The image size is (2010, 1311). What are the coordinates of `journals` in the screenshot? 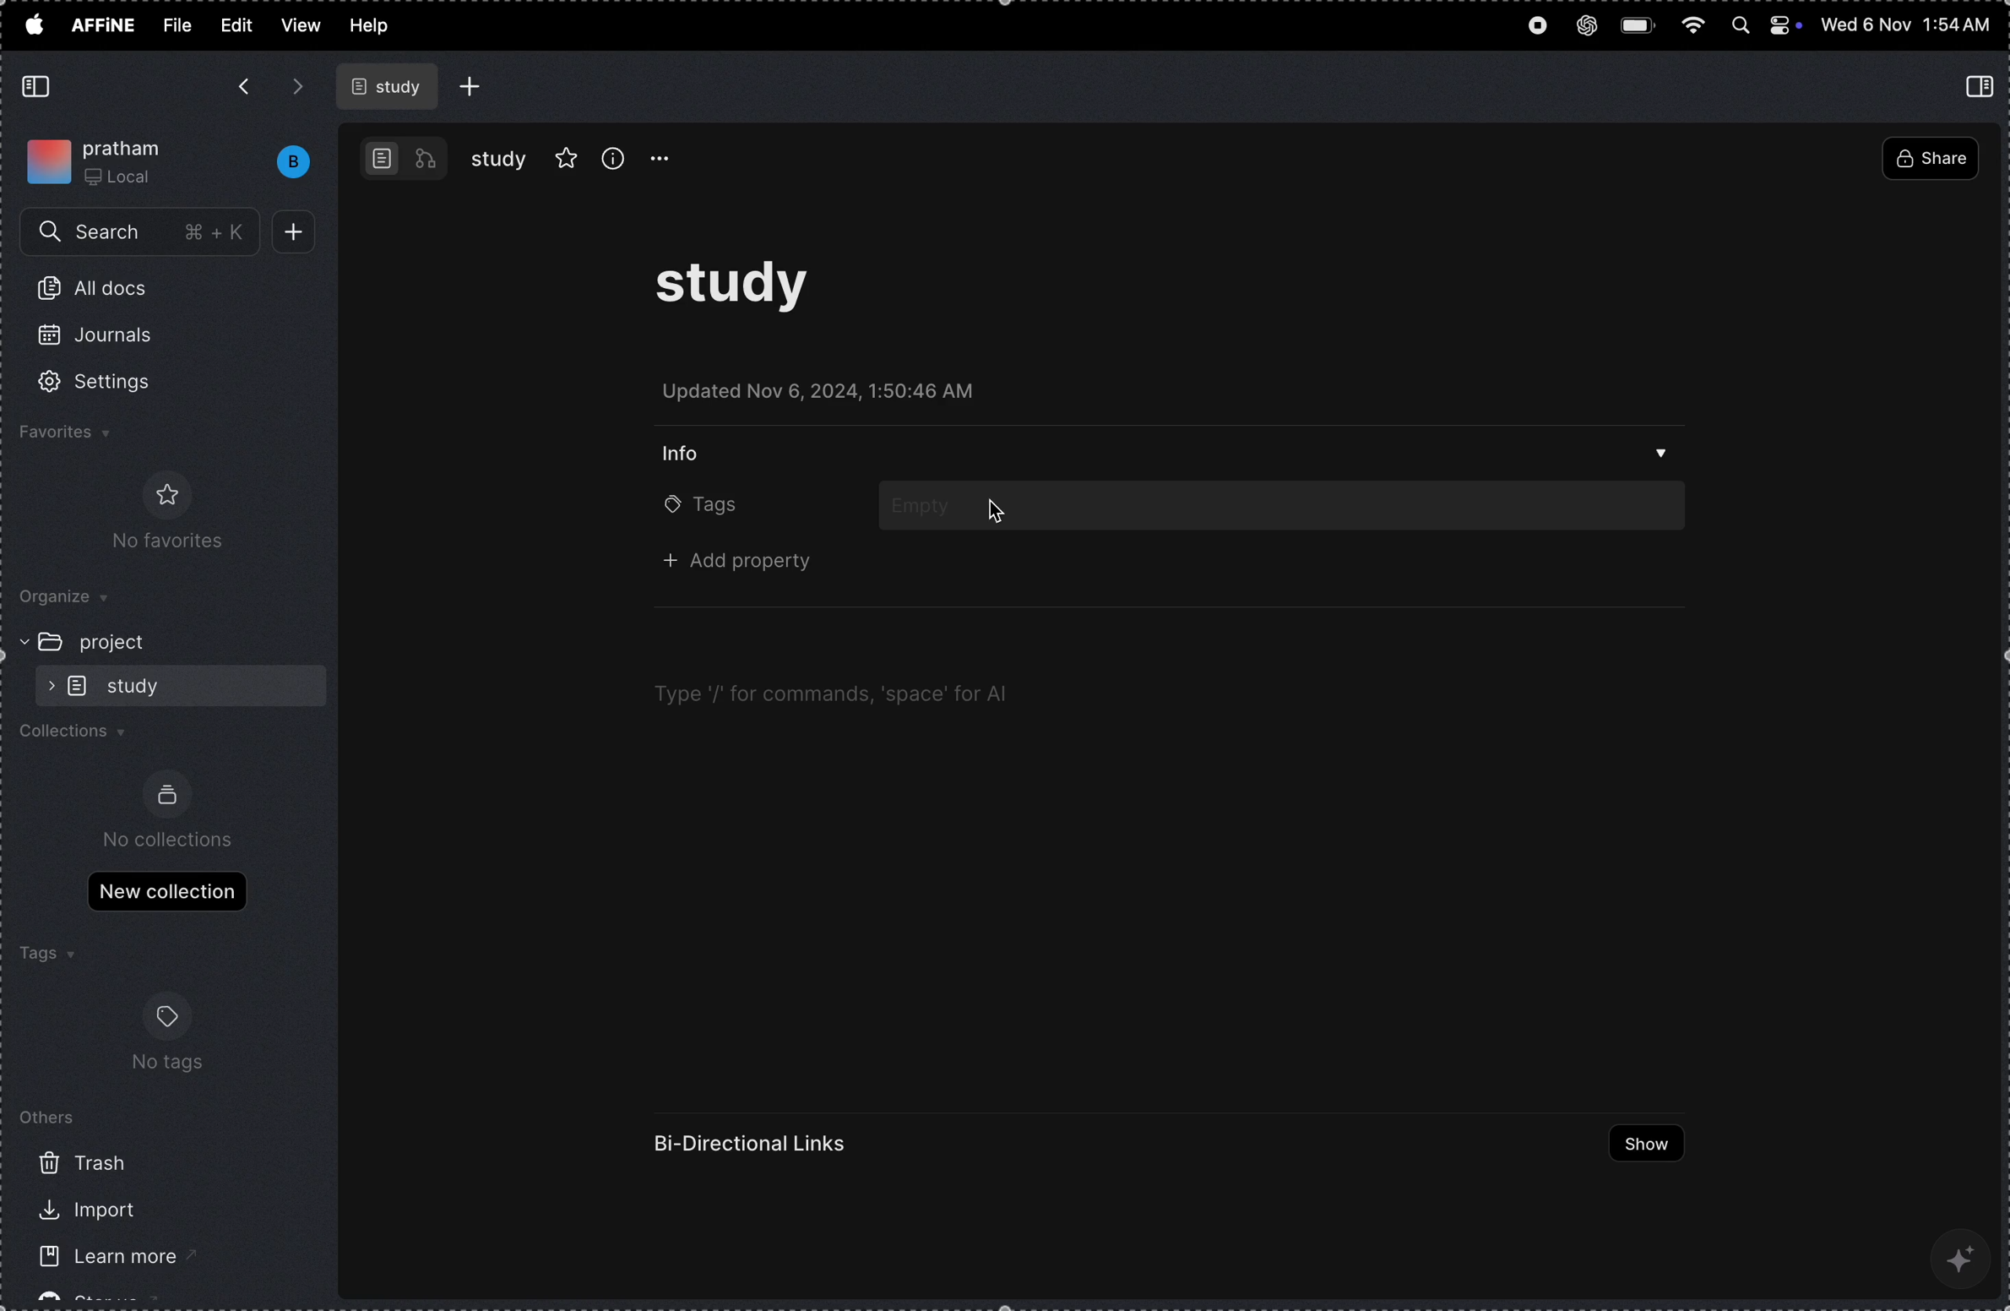 It's located at (107, 342).